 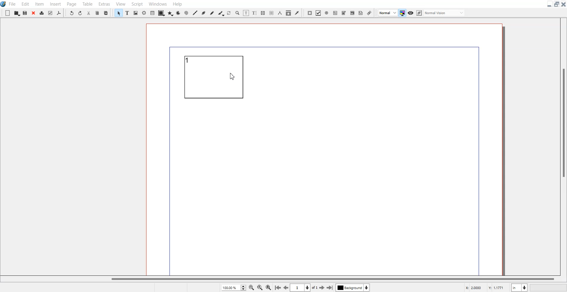 I want to click on Render frame, so click(x=144, y=13).